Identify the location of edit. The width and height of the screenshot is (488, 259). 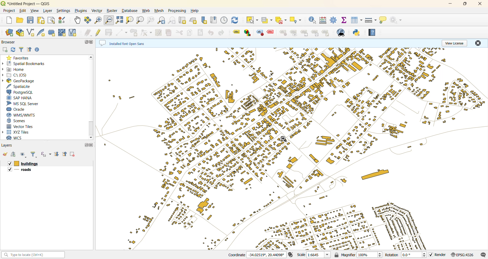
(23, 10).